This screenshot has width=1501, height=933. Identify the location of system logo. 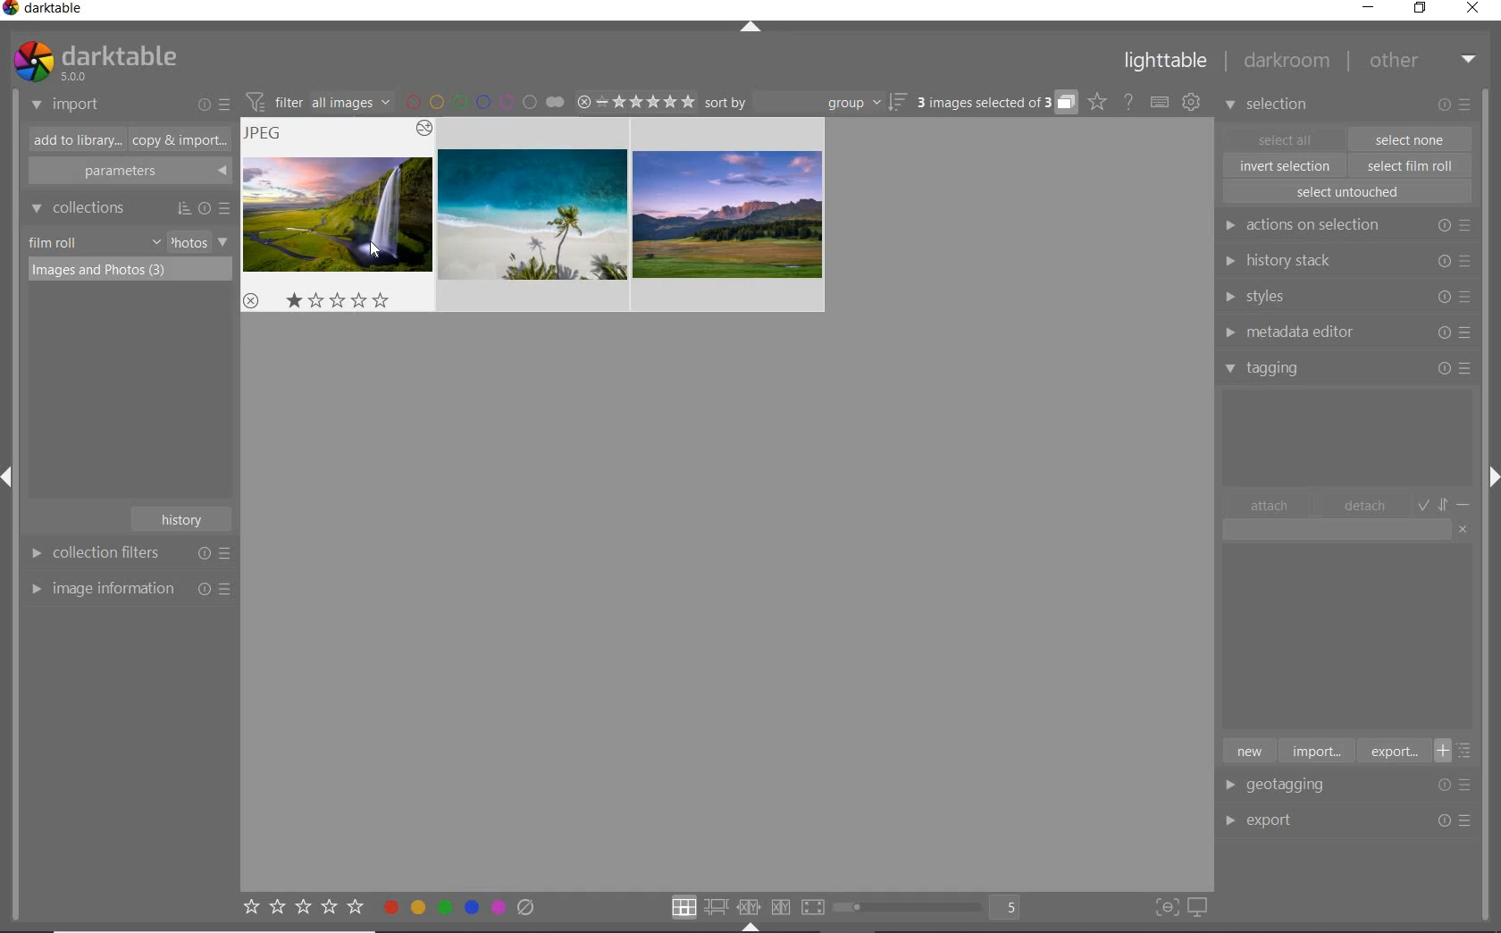
(94, 62).